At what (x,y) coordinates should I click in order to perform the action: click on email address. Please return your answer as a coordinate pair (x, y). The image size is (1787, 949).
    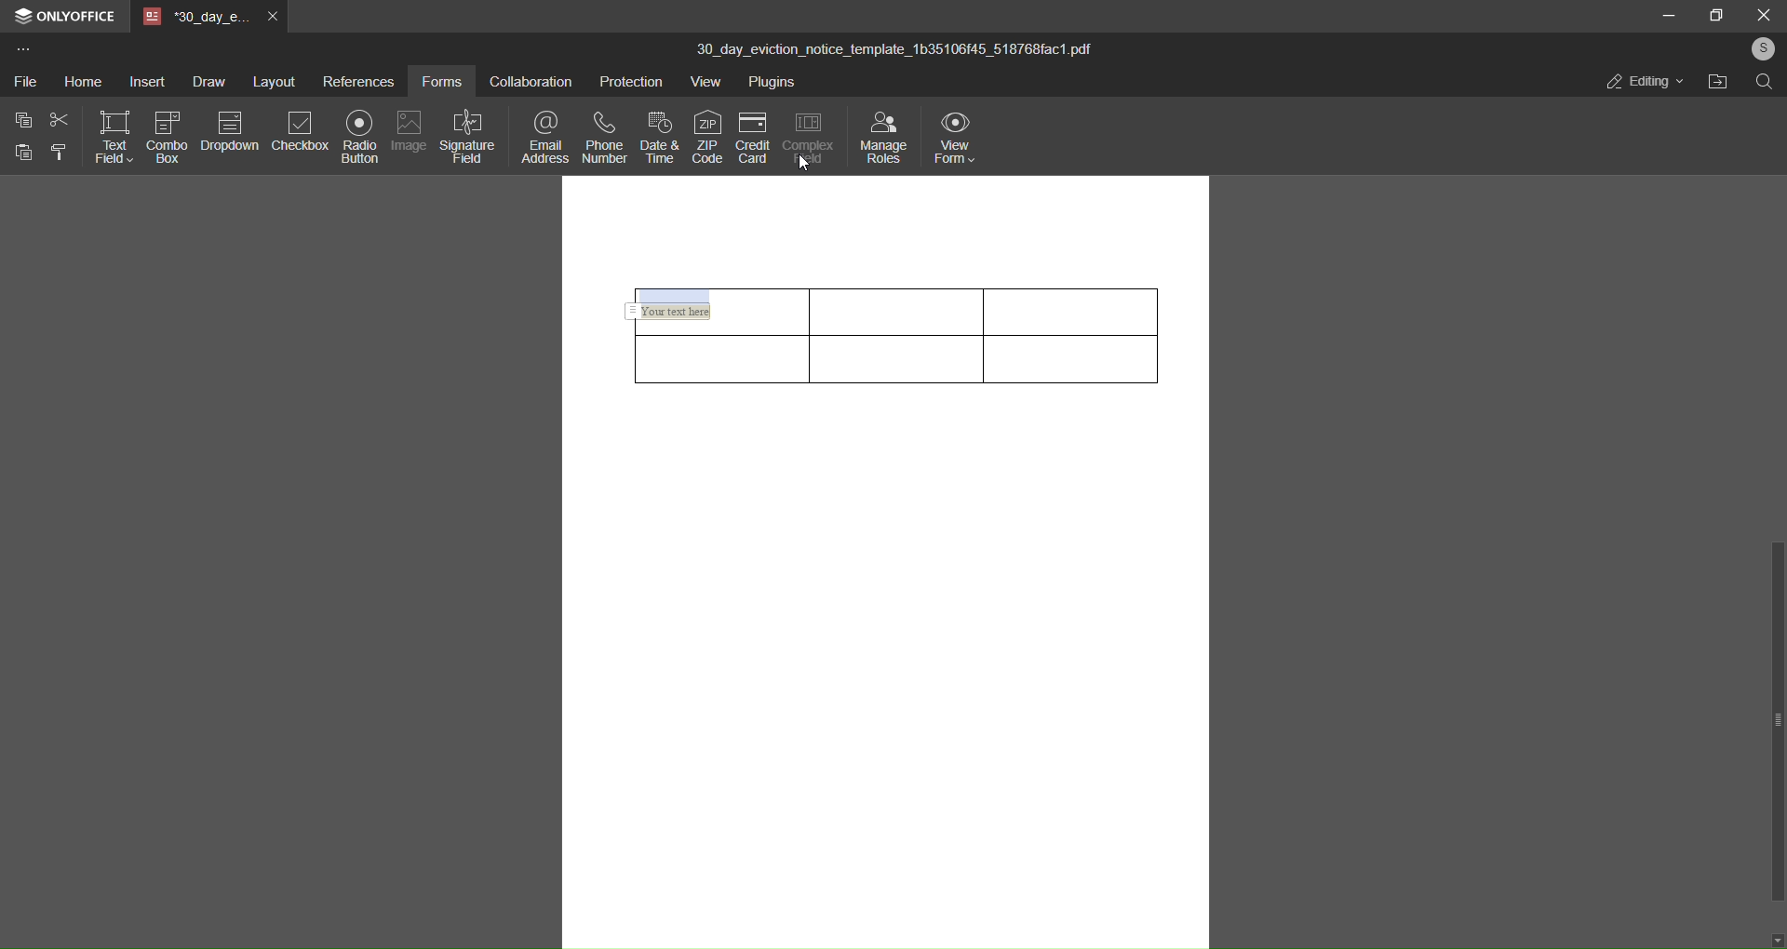
    Looking at the image, I should click on (541, 133).